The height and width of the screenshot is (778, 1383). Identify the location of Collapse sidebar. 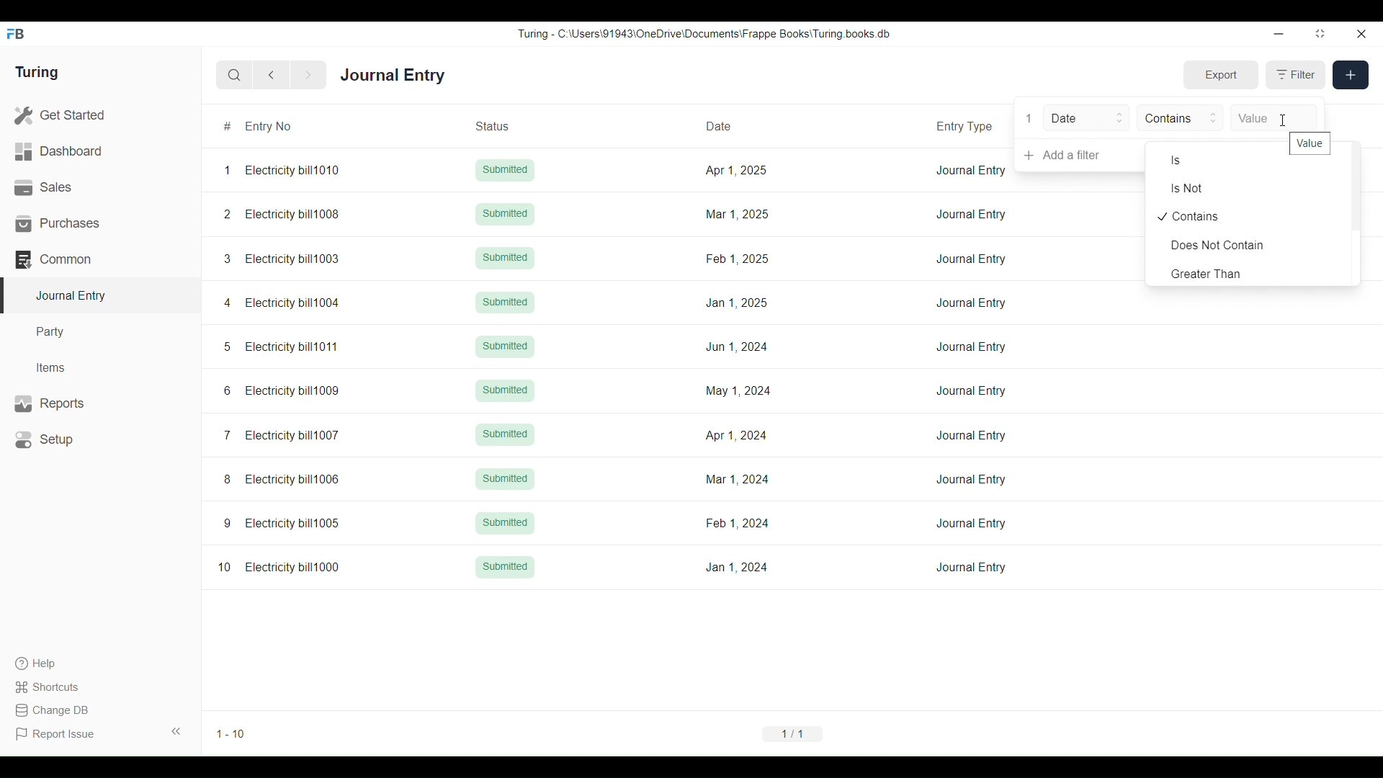
(176, 731).